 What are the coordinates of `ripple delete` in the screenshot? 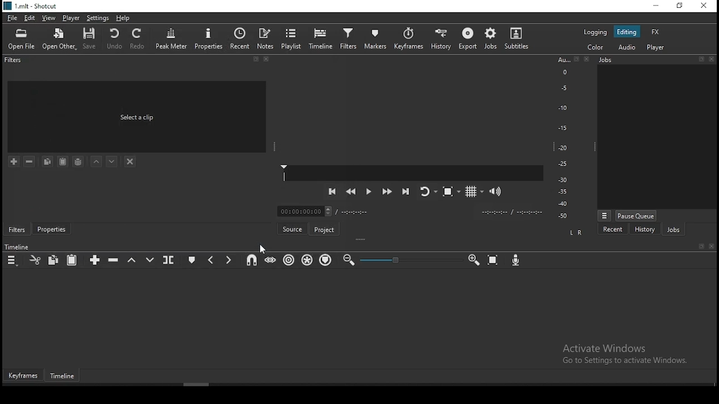 It's located at (113, 261).